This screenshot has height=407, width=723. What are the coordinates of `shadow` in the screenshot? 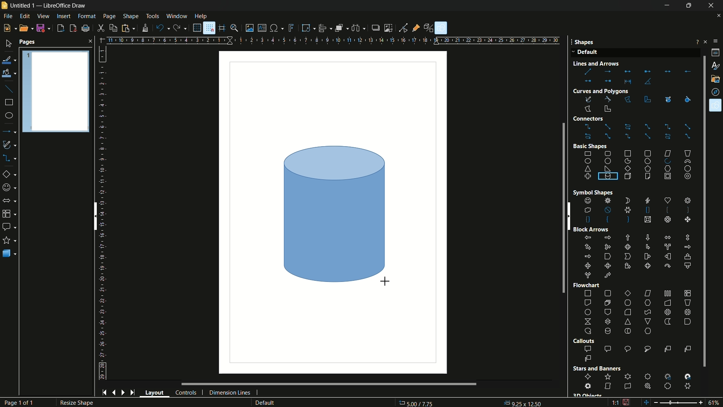 It's located at (375, 27).